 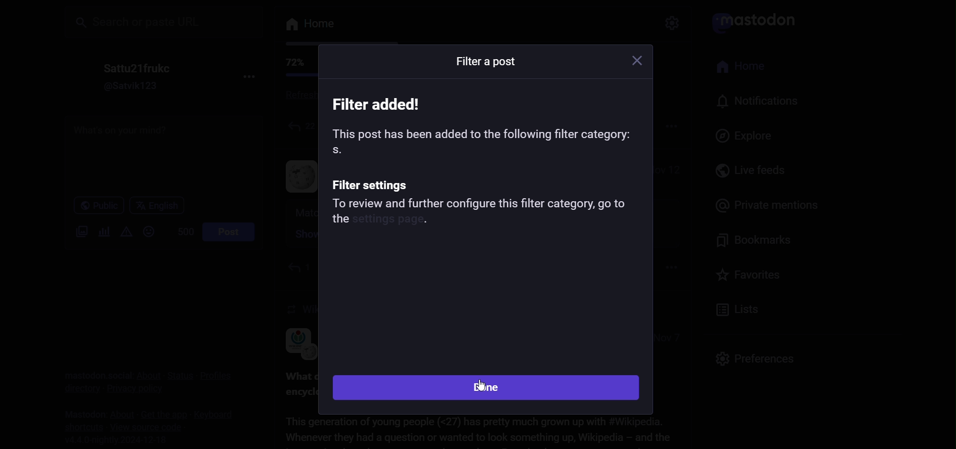 What do you see at coordinates (754, 357) in the screenshot?
I see `preferences` at bounding box center [754, 357].